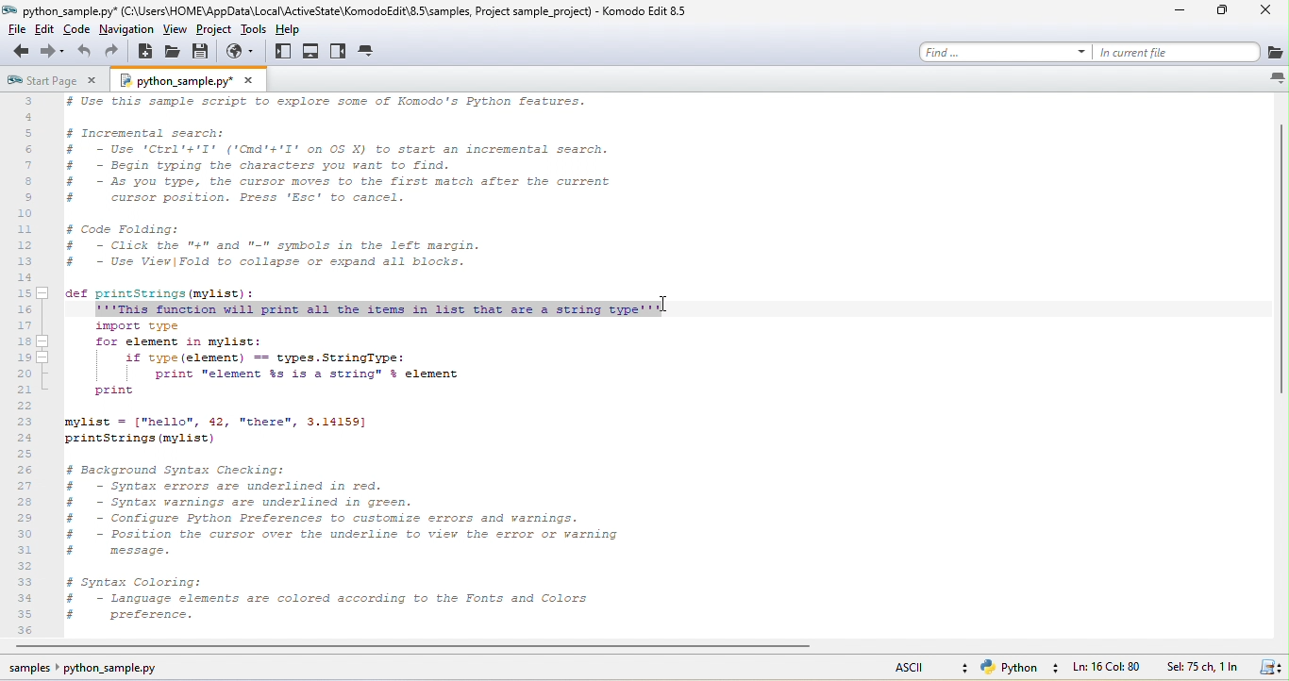 The image size is (1289, 681). What do you see at coordinates (16, 30) in the screenshot?
I see `file` at bounding box center [16, 30].